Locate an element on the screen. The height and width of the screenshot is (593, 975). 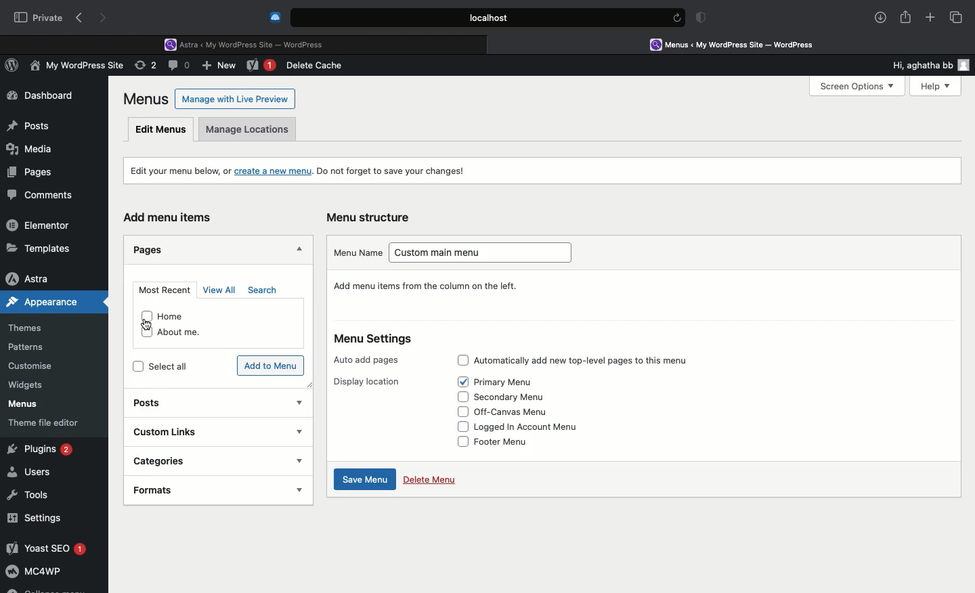
Users is located at coordinates (32, 473).